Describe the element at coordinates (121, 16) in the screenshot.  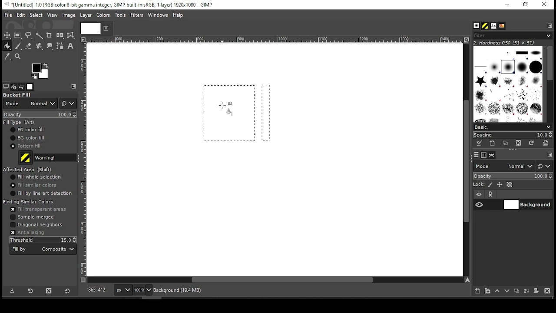
I see `tools` at that location.